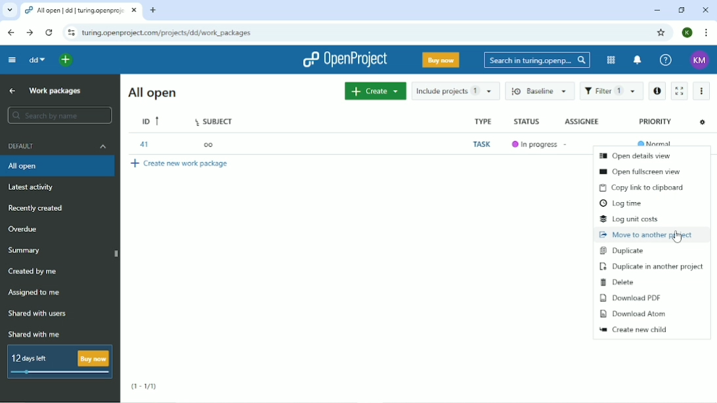 The image size is (717, 403). I want to click on Recently created, so click(37, 207).